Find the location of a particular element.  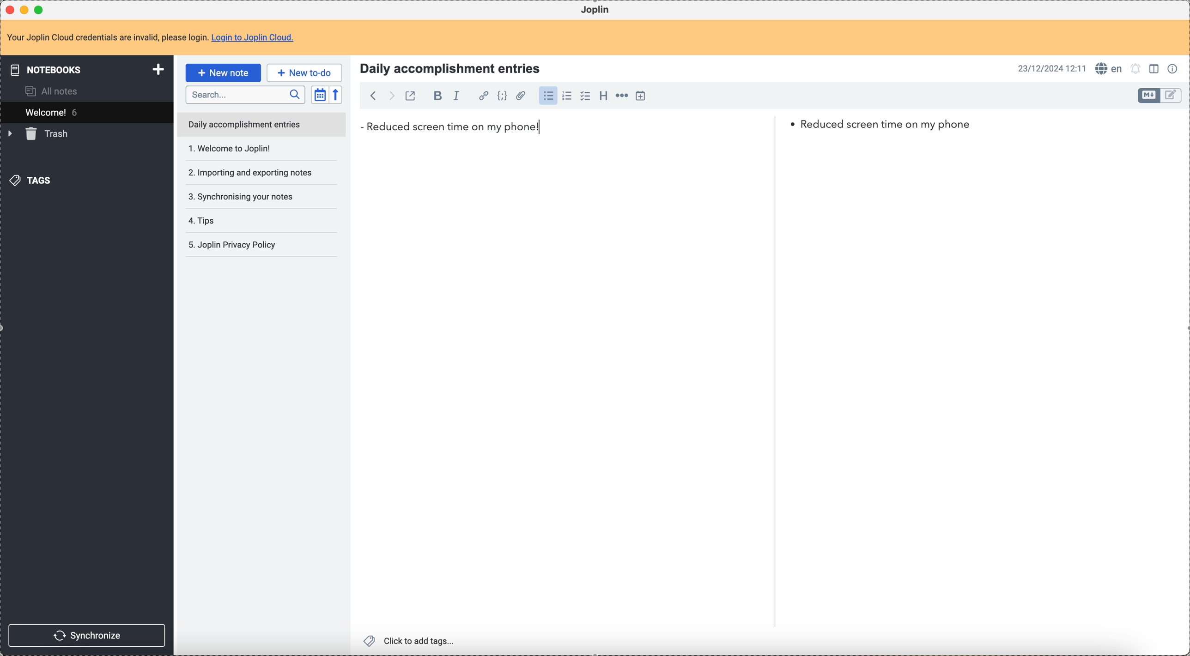

synchronize is located at coordinates (86, 634).